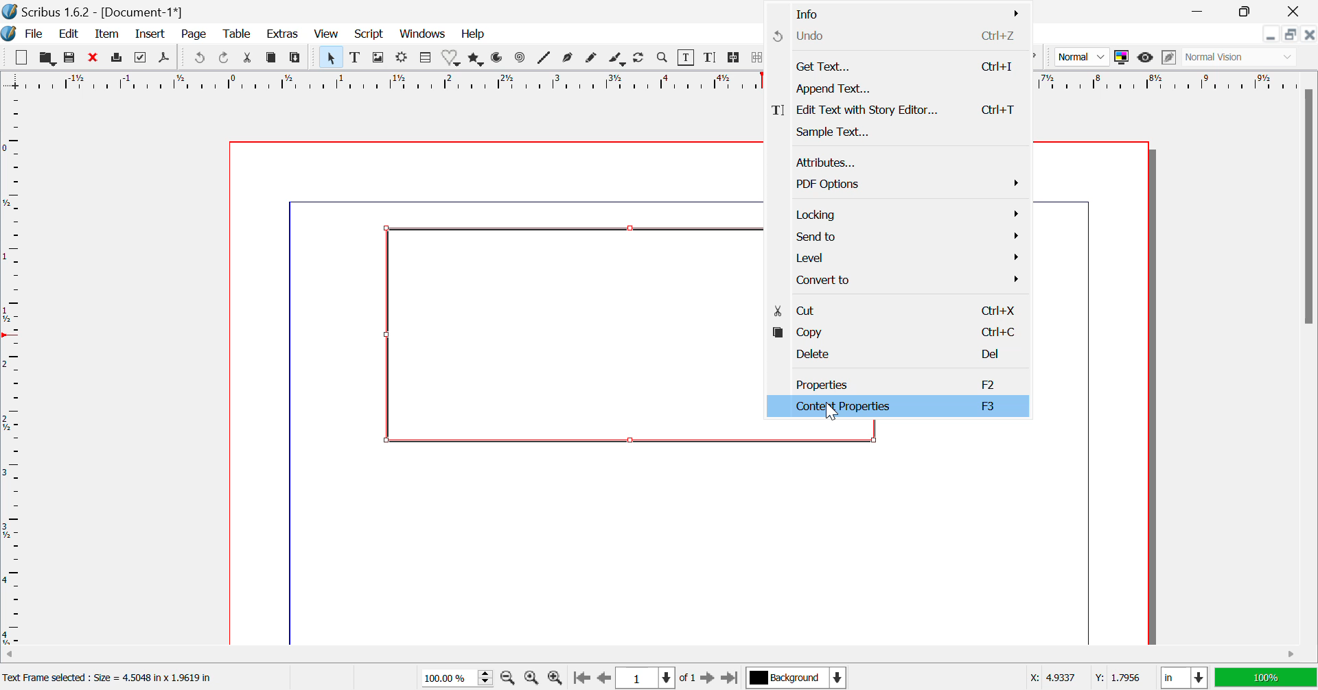 The image size is (1318, 690). Describe the element at coordinates (833, 412) in the screenshot. I see `Cursor` at that location.